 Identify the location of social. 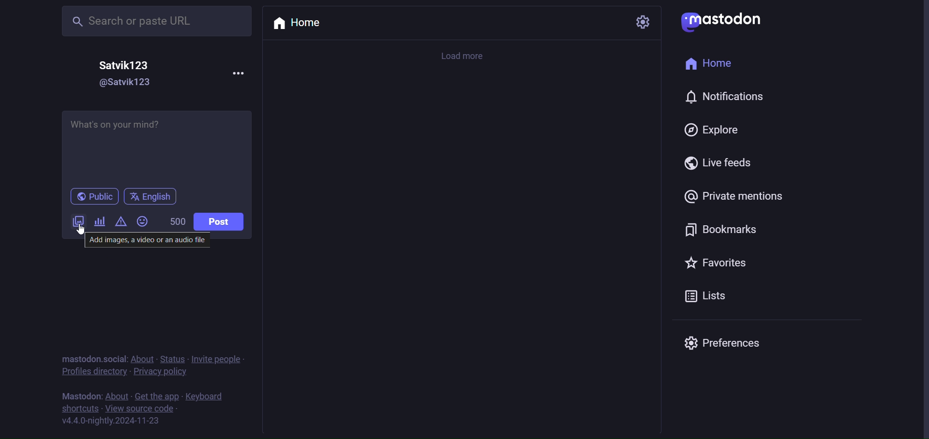
(114, 359).